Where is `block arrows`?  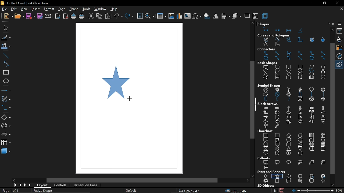 block arrows is located at coordinates (294, 116).